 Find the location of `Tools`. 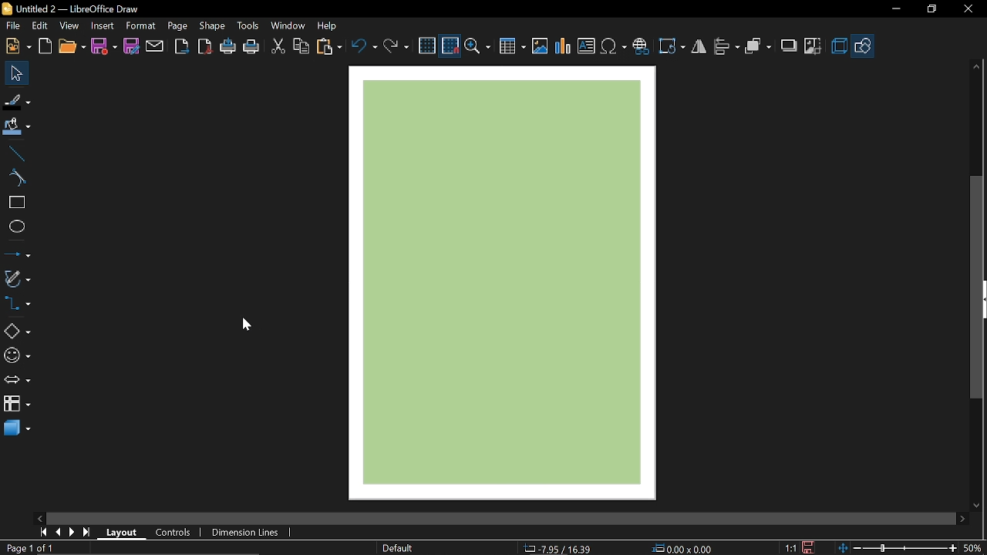

Tools is located at coordinates (249, 26).